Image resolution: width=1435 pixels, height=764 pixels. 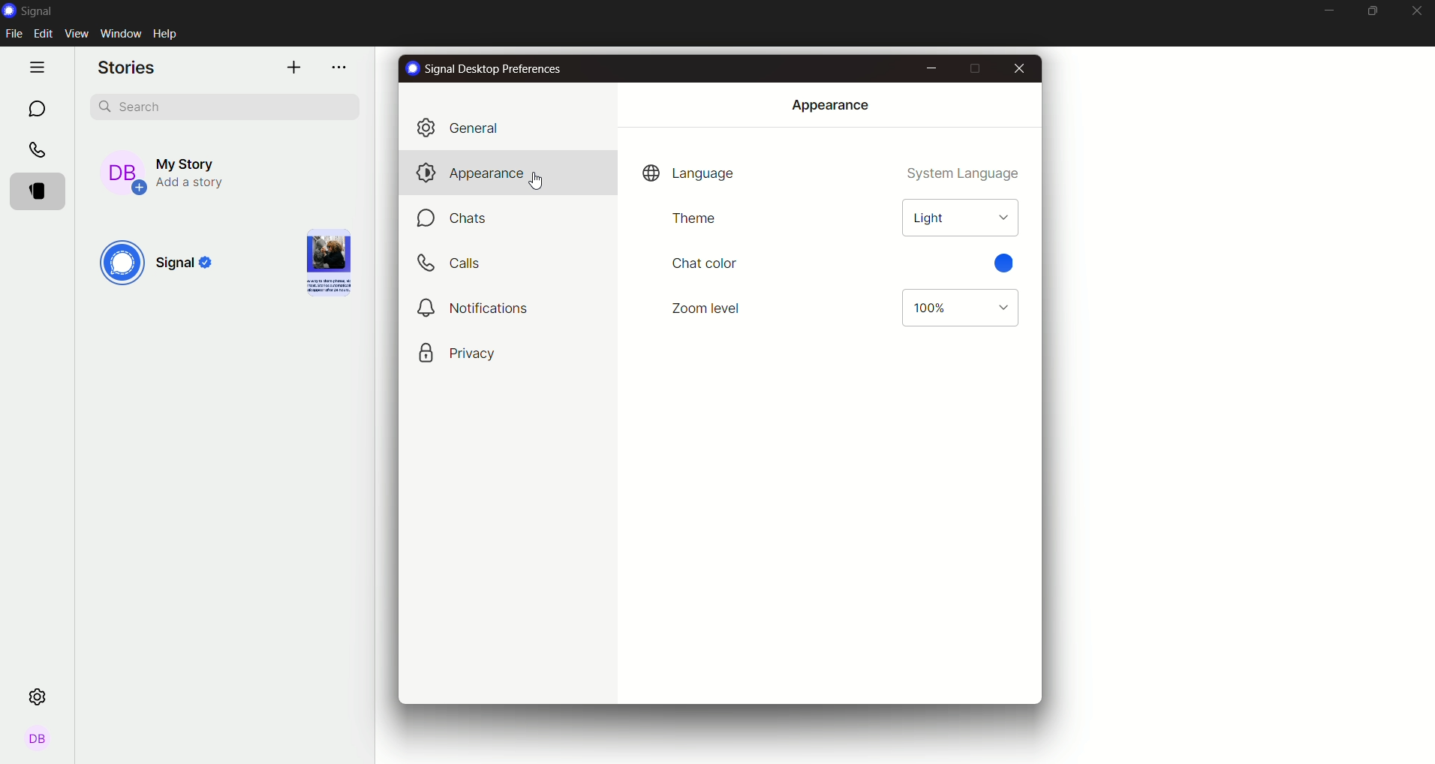 I want to click on appearance, so click(x=468, y=172).